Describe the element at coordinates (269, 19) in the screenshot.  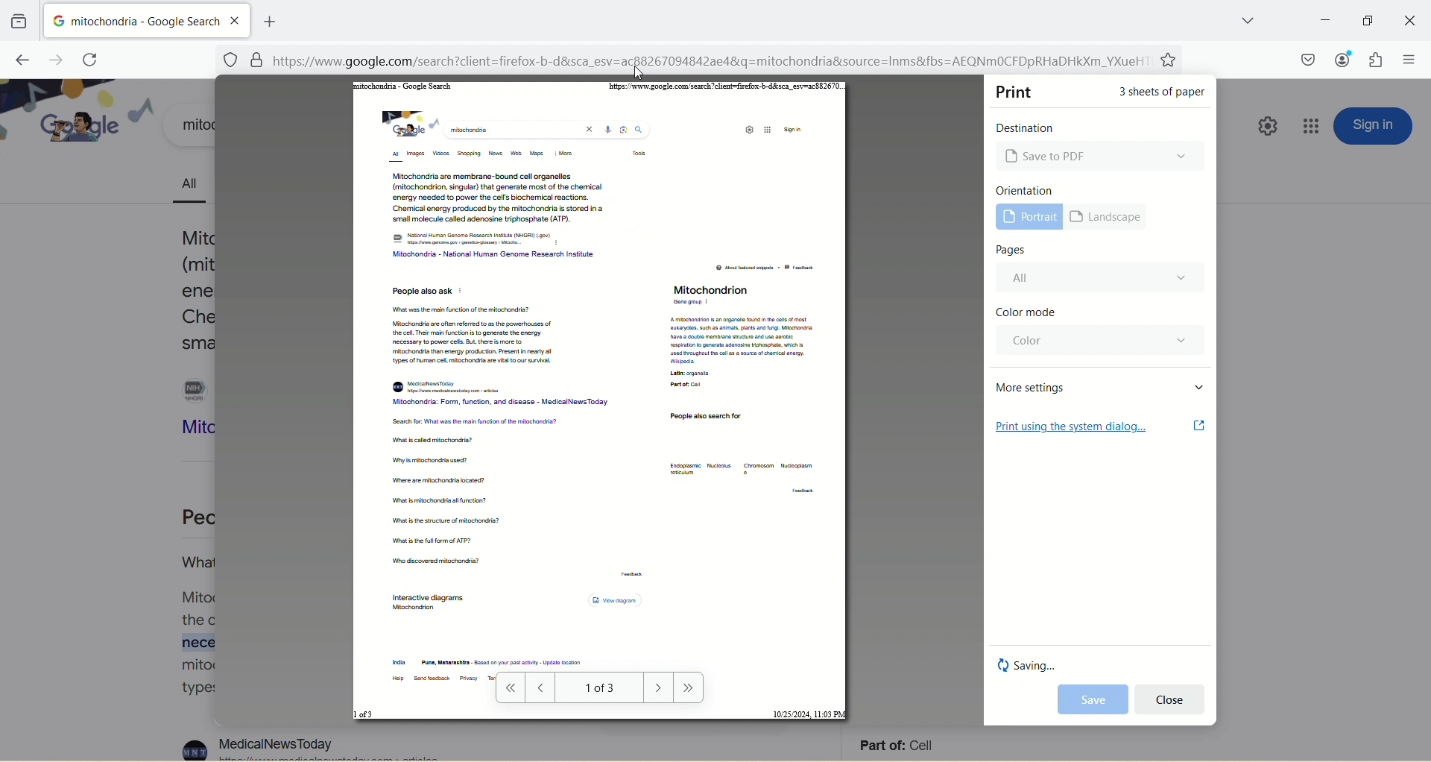
I see `add new tab` at that location.